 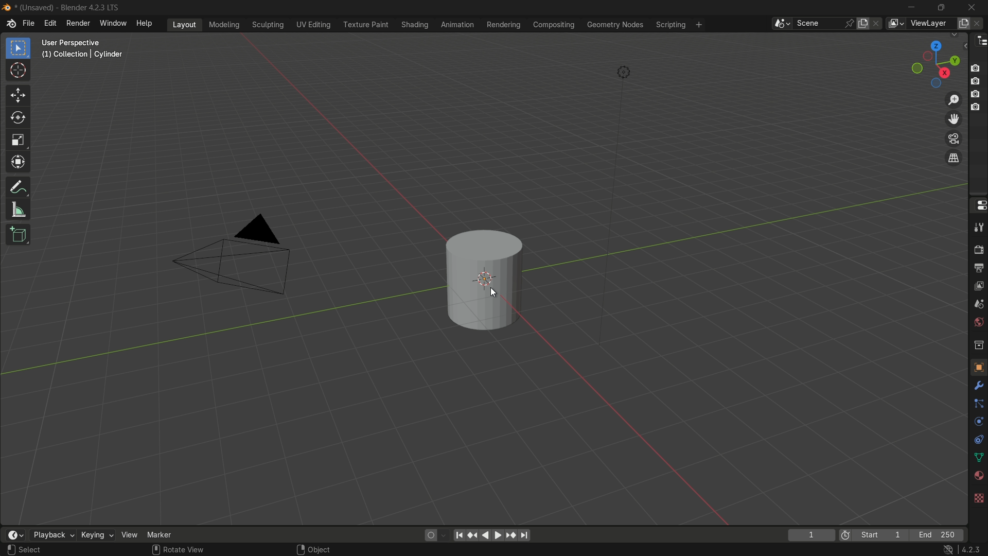 I want to click on cursor, so click(x=497, y=293).